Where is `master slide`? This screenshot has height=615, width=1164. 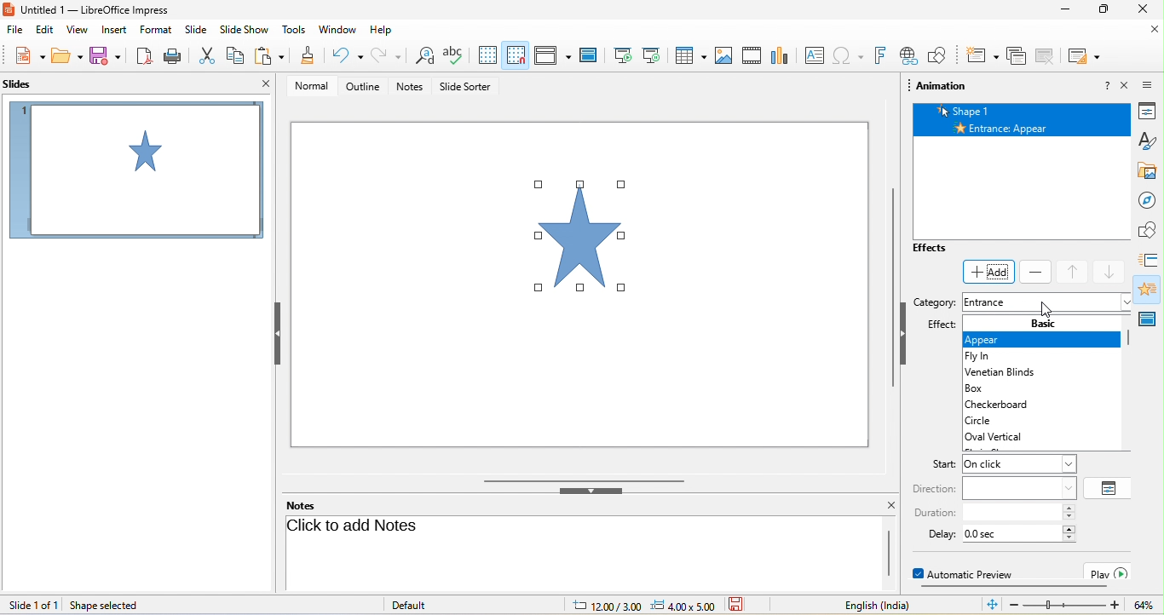
master slide is located at coordinates (590, 55).